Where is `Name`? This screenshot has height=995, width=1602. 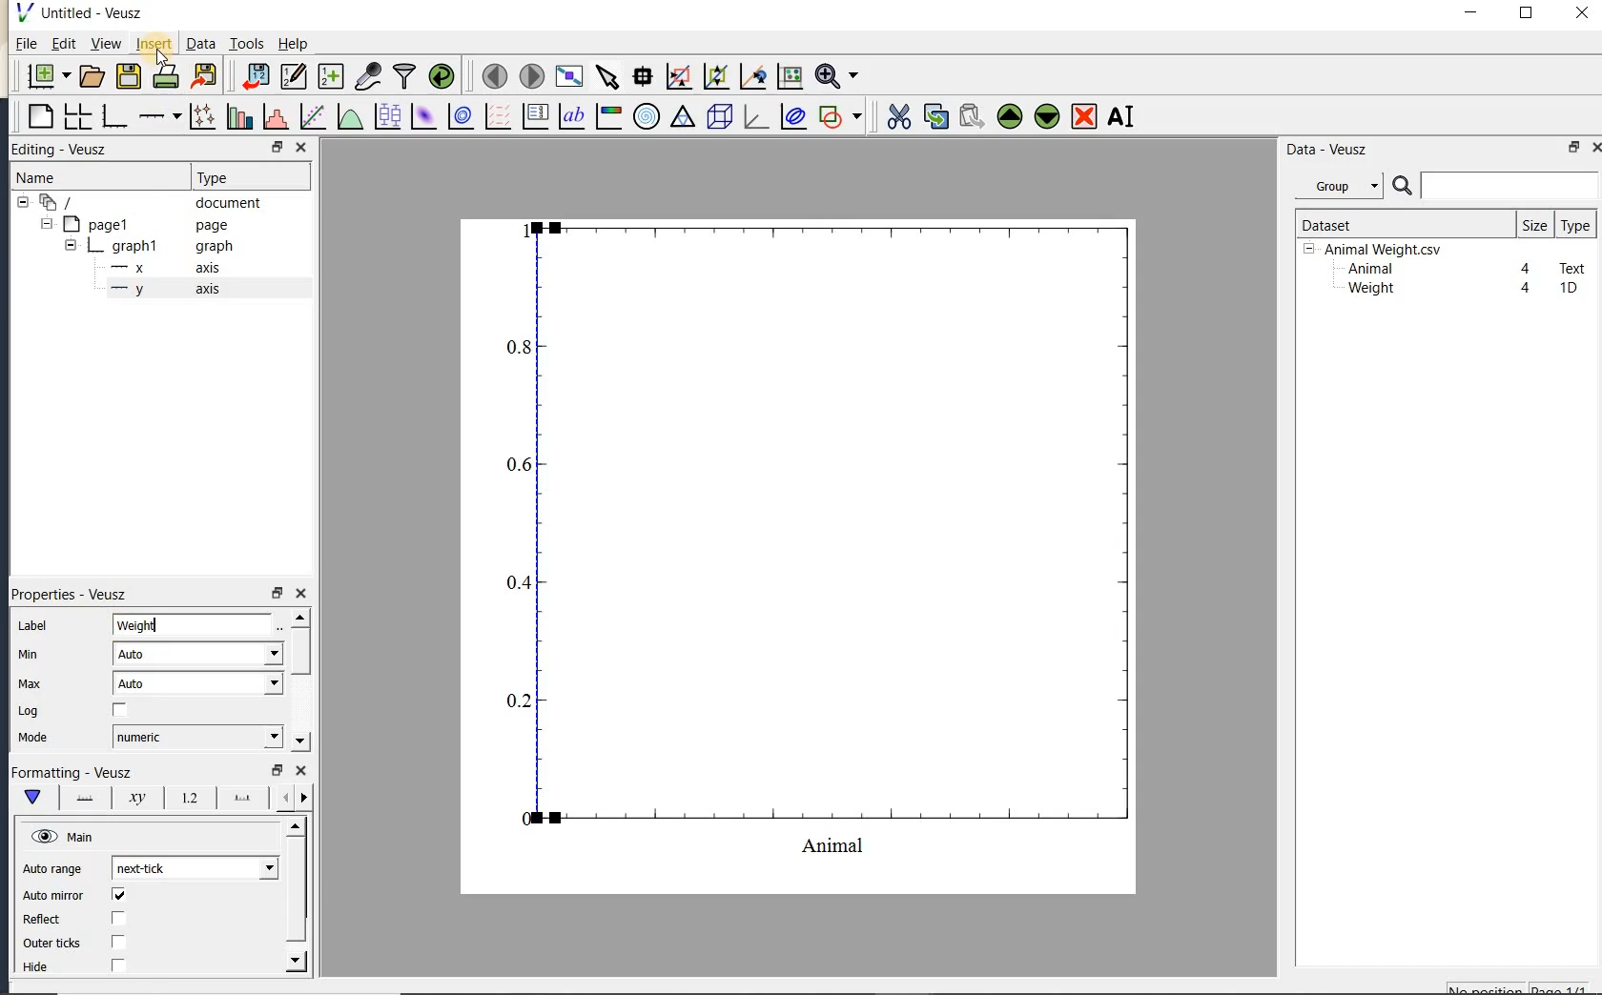
Name is located at coordinates (56, 177).